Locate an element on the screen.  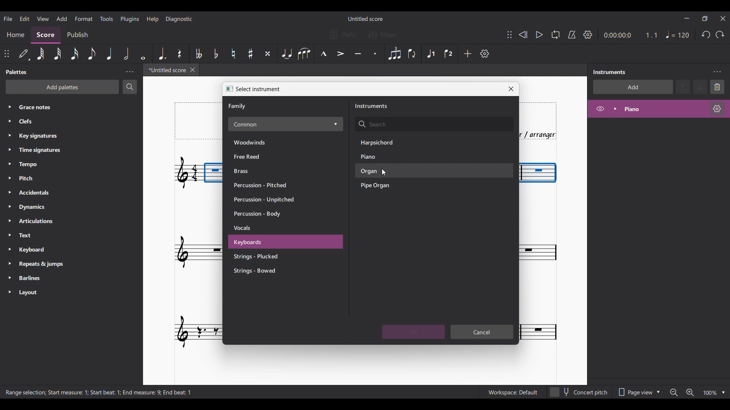
Accidentals is located at coordinates (45, 193).